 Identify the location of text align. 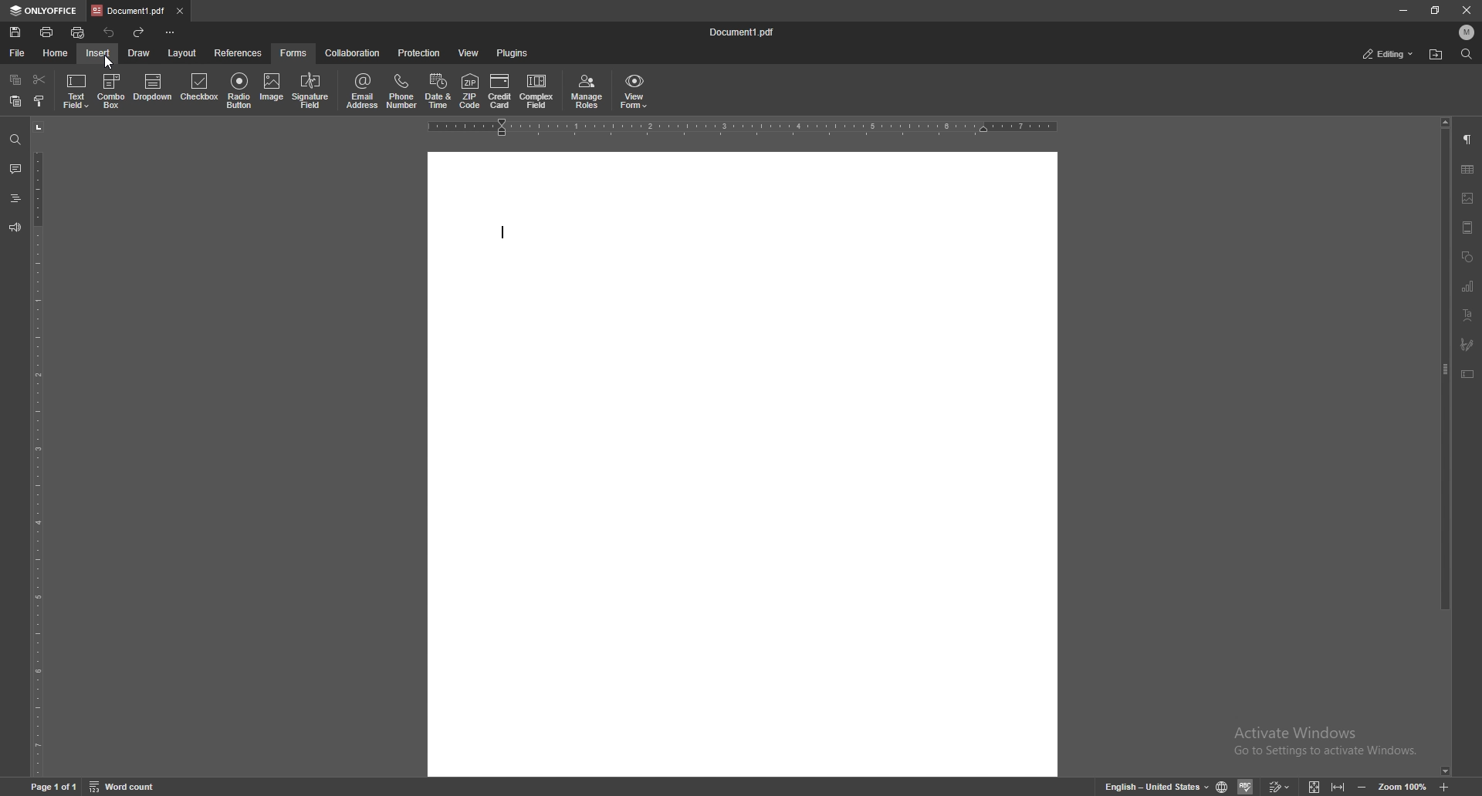
(1469, 315).